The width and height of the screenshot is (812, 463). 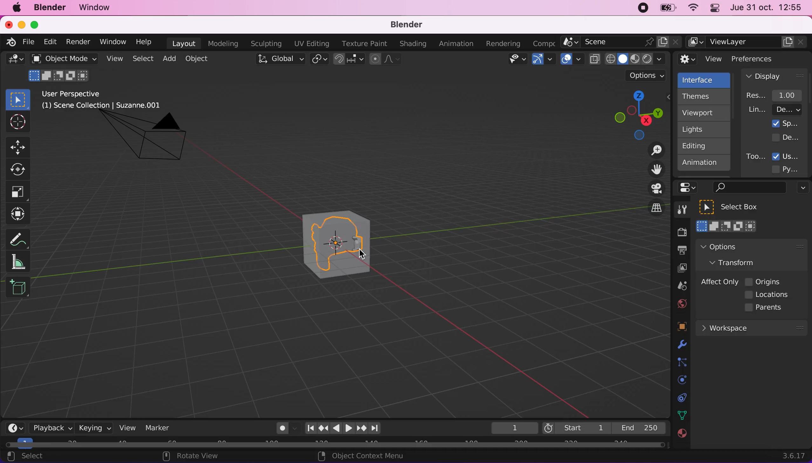 I want to click on tooltips, so click(x=755, y=156).